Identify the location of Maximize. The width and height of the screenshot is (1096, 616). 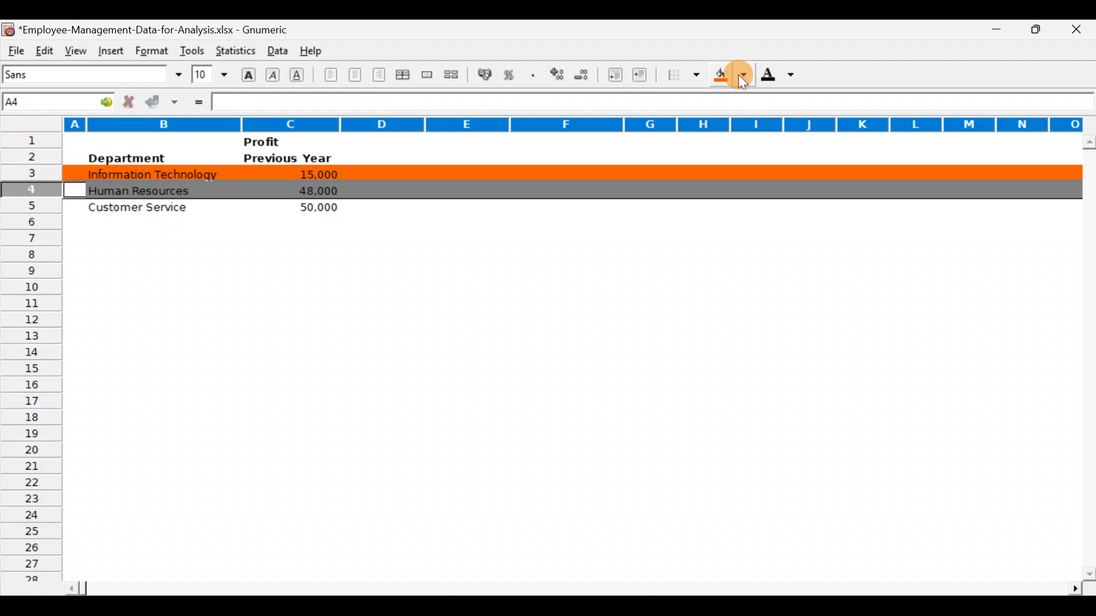
(1041, 28).